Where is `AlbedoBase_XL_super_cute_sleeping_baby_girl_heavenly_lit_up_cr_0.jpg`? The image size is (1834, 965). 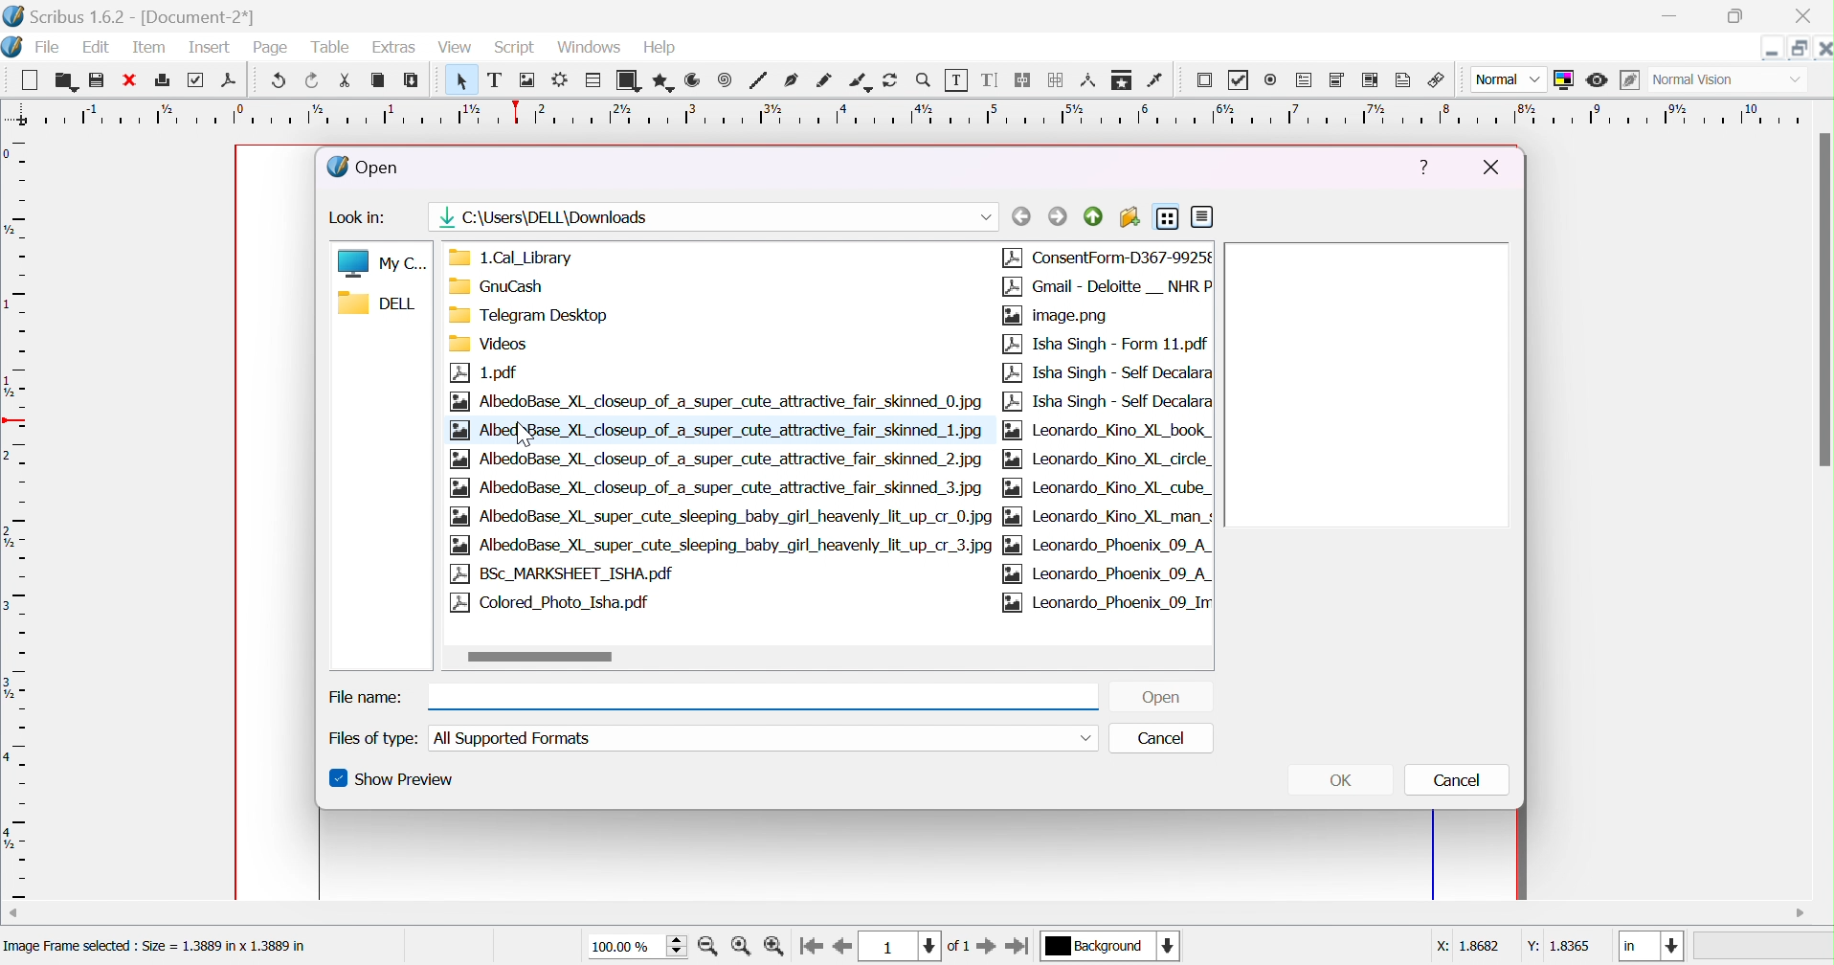 AlbedoBase_XL_super_cute_sleeping_baby_girl_heavenly_lit_up_cr_0.jpg is located at coordinates (723, 518).